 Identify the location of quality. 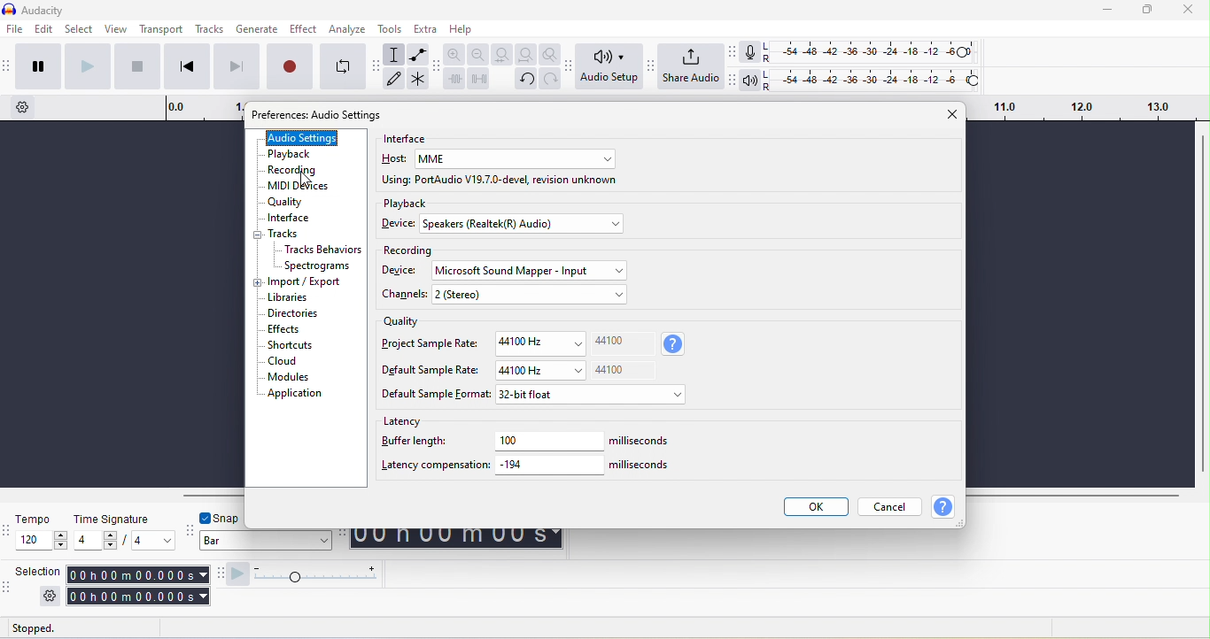
(403, 322).